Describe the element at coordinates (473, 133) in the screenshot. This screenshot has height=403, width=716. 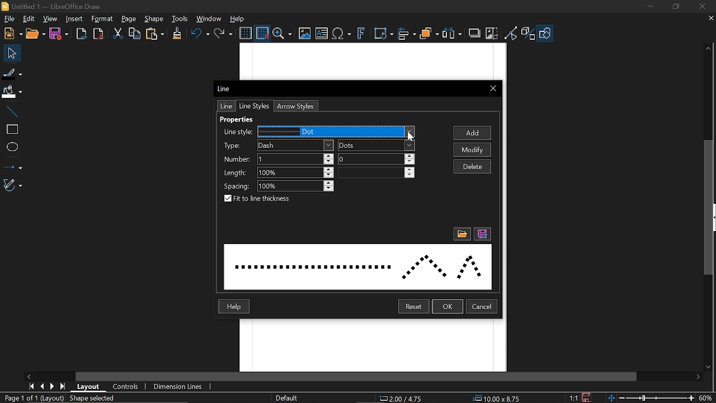
I see `Add` at that location.